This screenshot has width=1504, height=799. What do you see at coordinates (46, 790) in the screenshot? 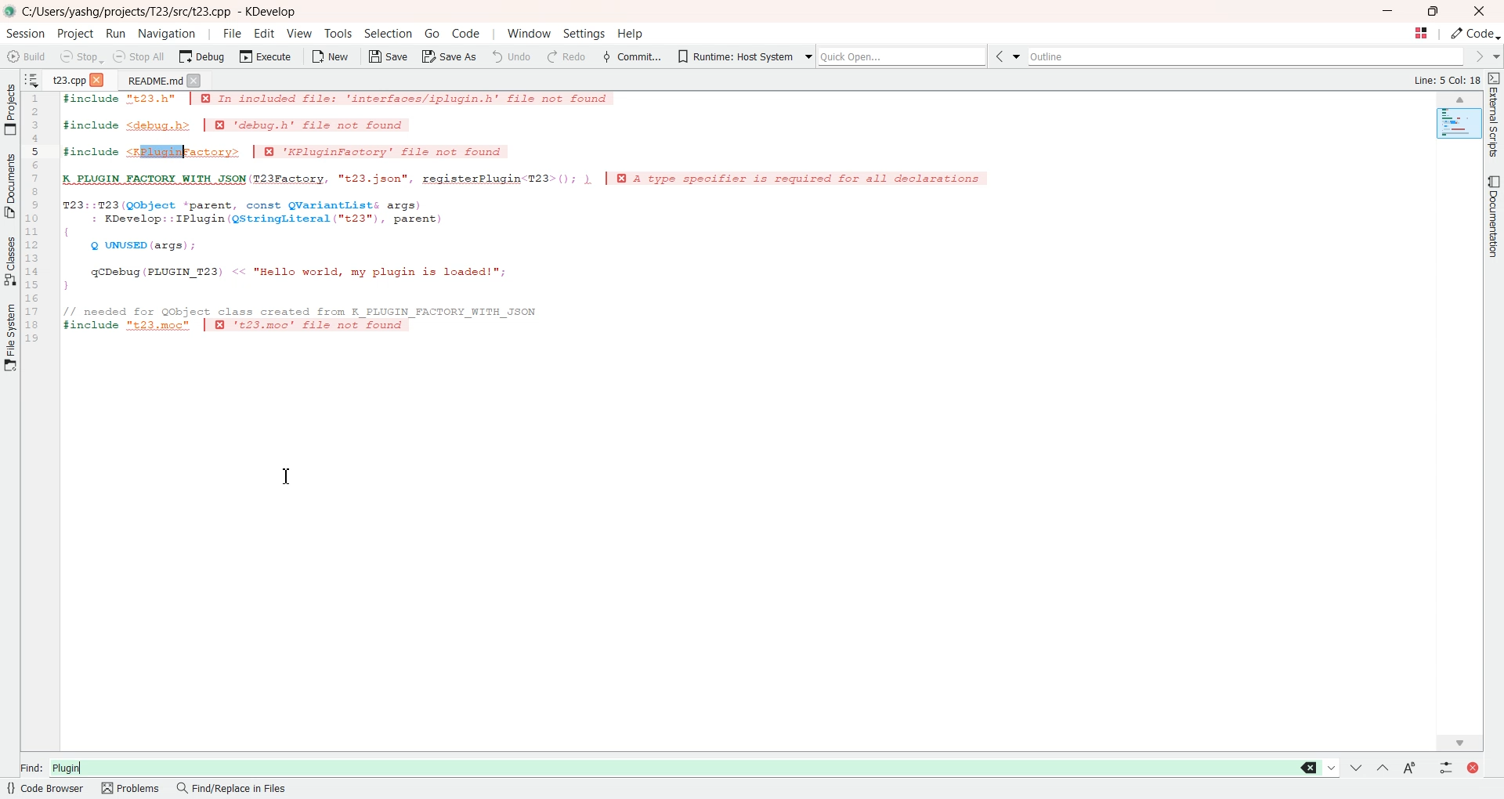
I see `Code Browser` at bounding box center [46, 790].